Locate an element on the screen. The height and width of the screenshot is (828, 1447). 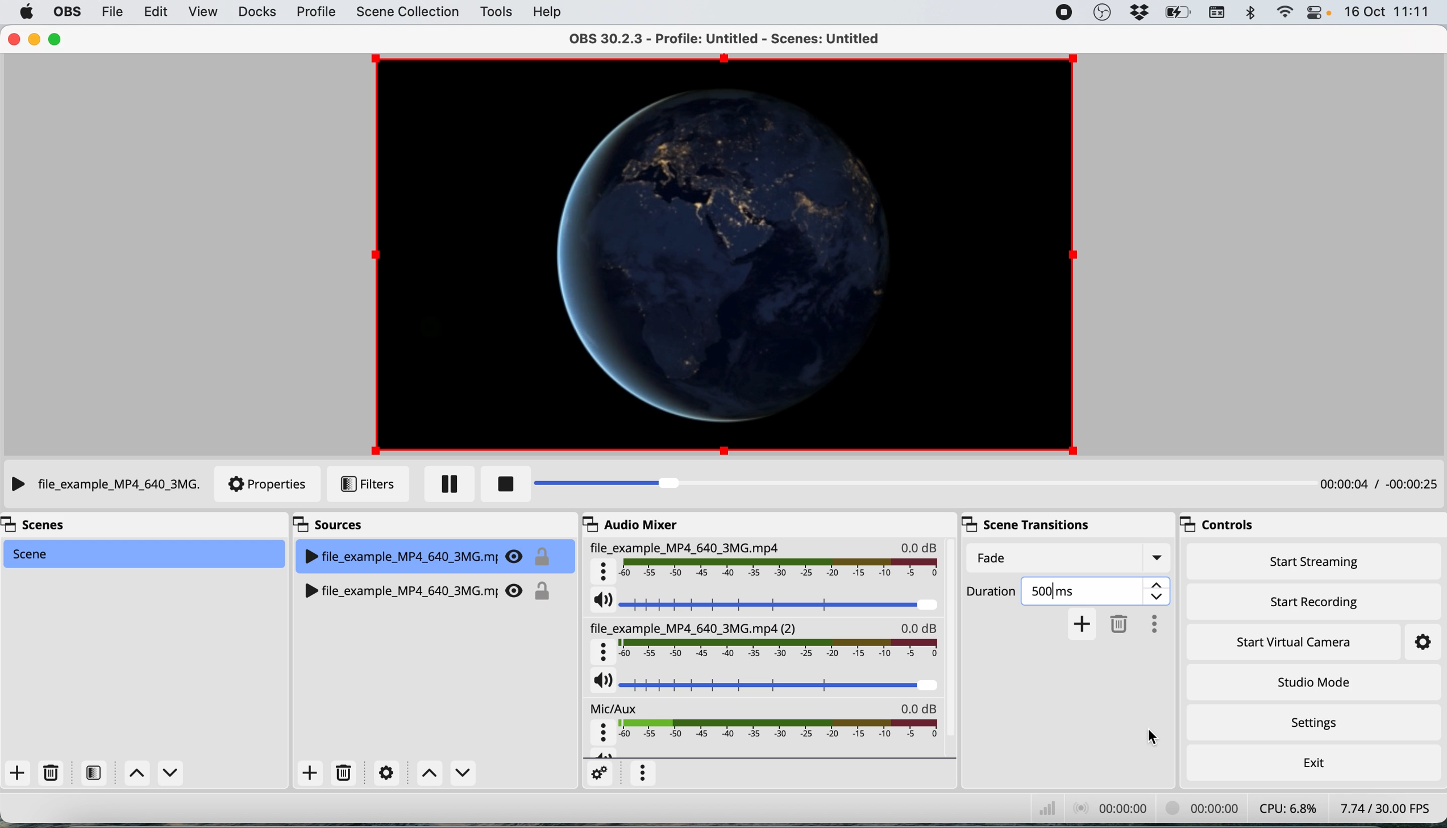
scene transitions is located at coordinates (1020, 524).